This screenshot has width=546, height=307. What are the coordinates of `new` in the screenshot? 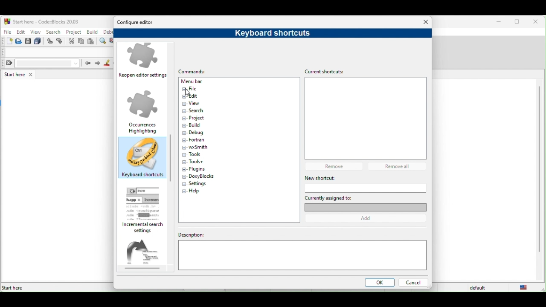 It's located at (7, 41).